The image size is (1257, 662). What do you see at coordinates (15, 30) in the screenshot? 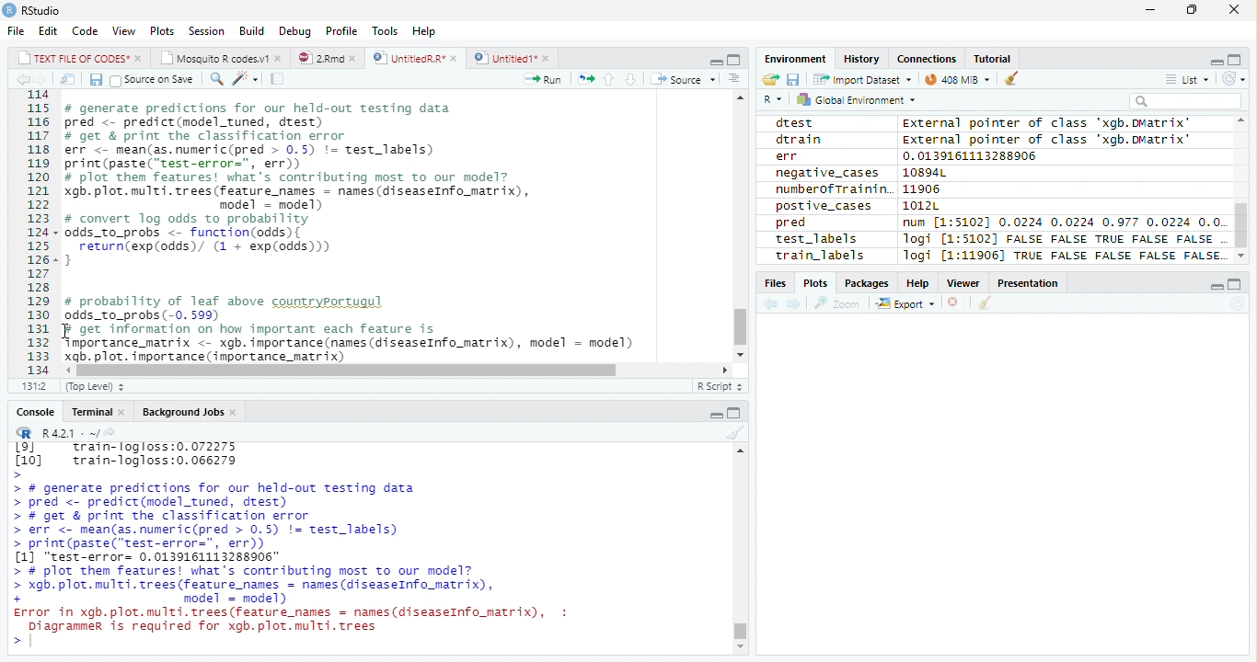
I see `File` at bounding box center [15, 30].